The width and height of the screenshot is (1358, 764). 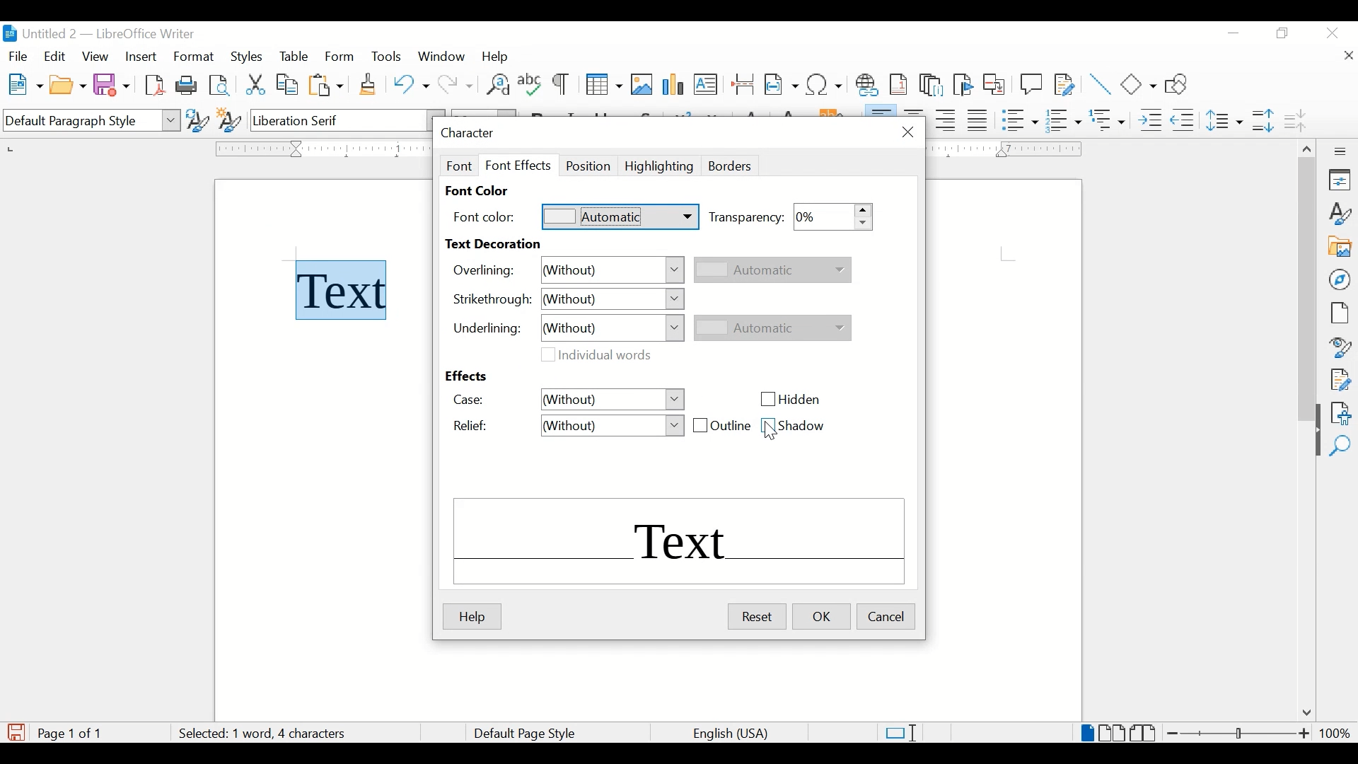 What do you see at coordinates (1226, 120) in the screenshot?
I see `set line spacing` at bounding box center [1226, 120].